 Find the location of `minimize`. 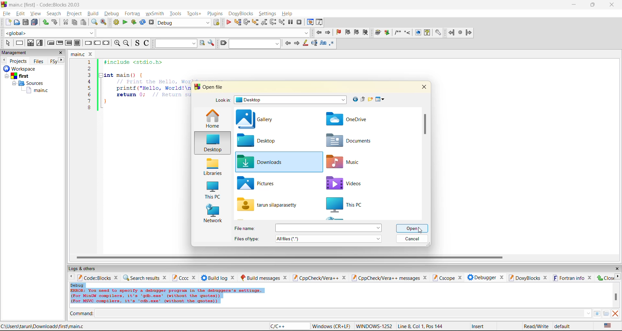

minimize is located at coordinates (574, 5).